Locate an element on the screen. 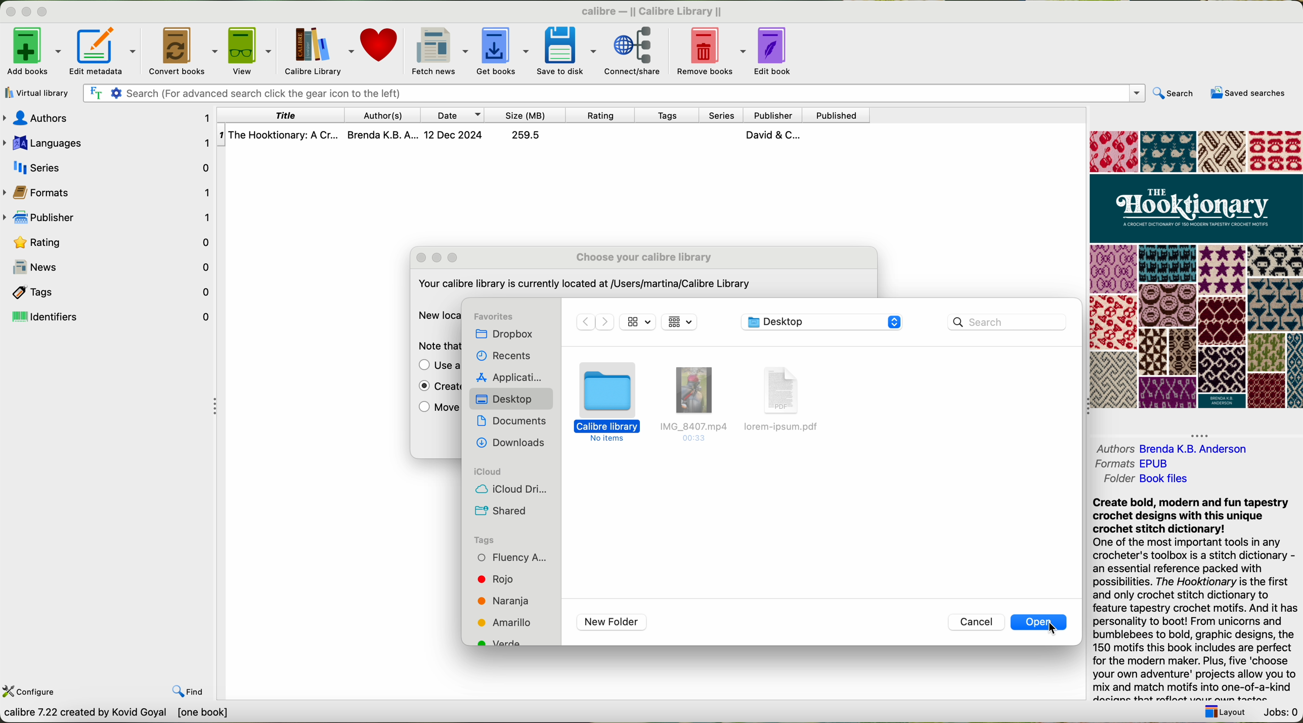  Calibre library is located at coordinates (317, 51).